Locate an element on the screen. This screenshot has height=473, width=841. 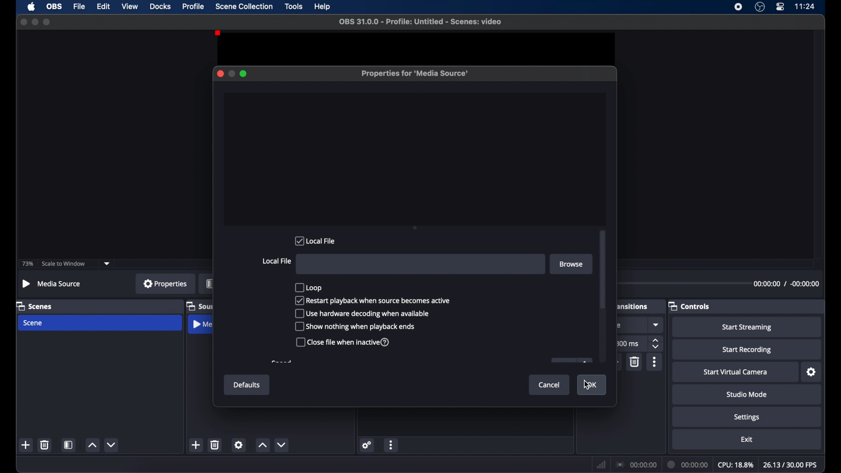
more options is located at coordinates (392, 445).